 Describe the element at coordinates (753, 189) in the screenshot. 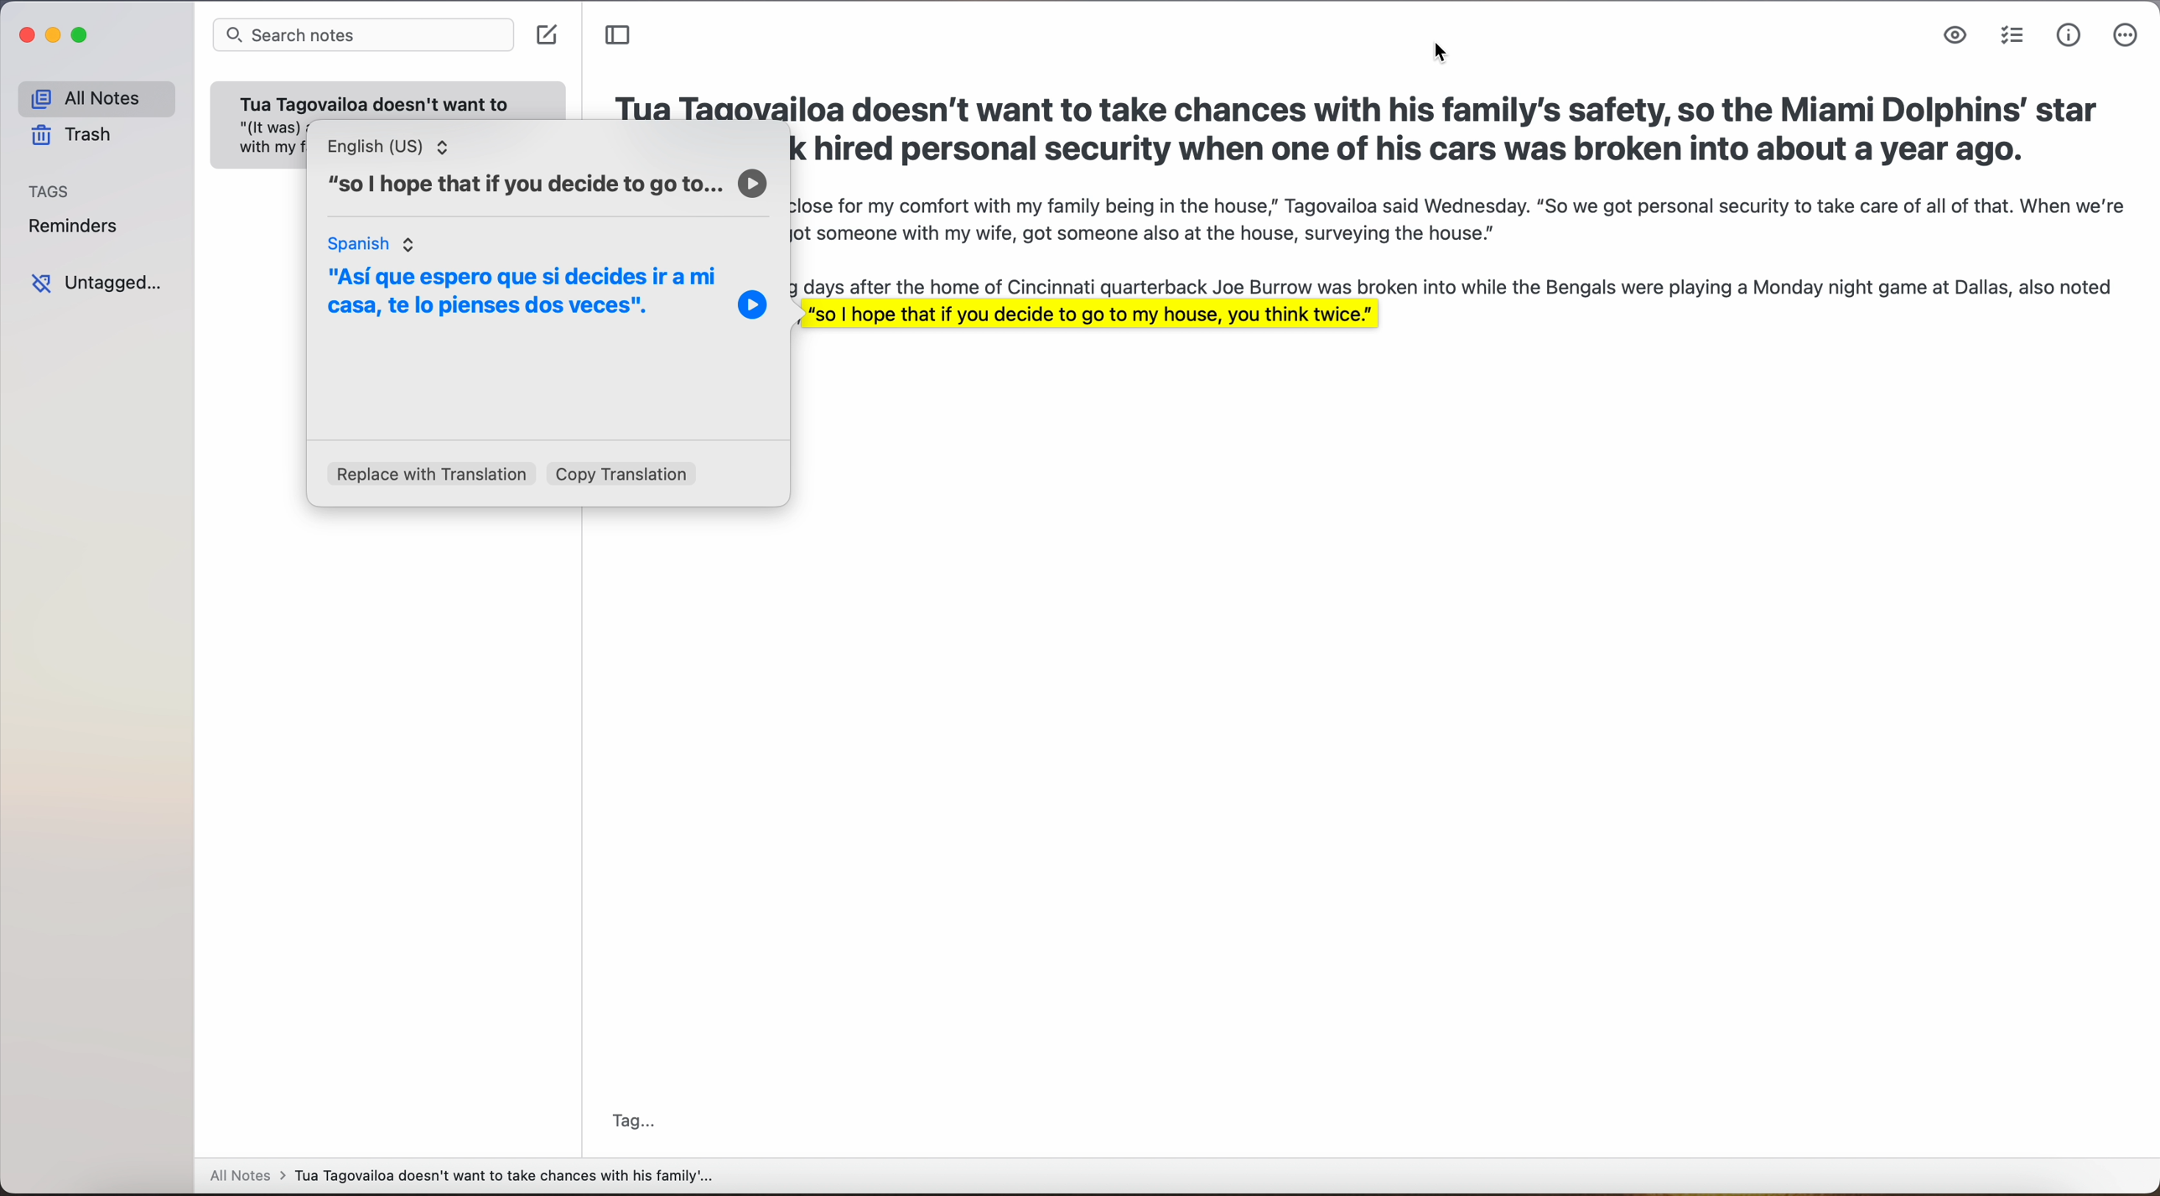

I see `play icon` at that location.